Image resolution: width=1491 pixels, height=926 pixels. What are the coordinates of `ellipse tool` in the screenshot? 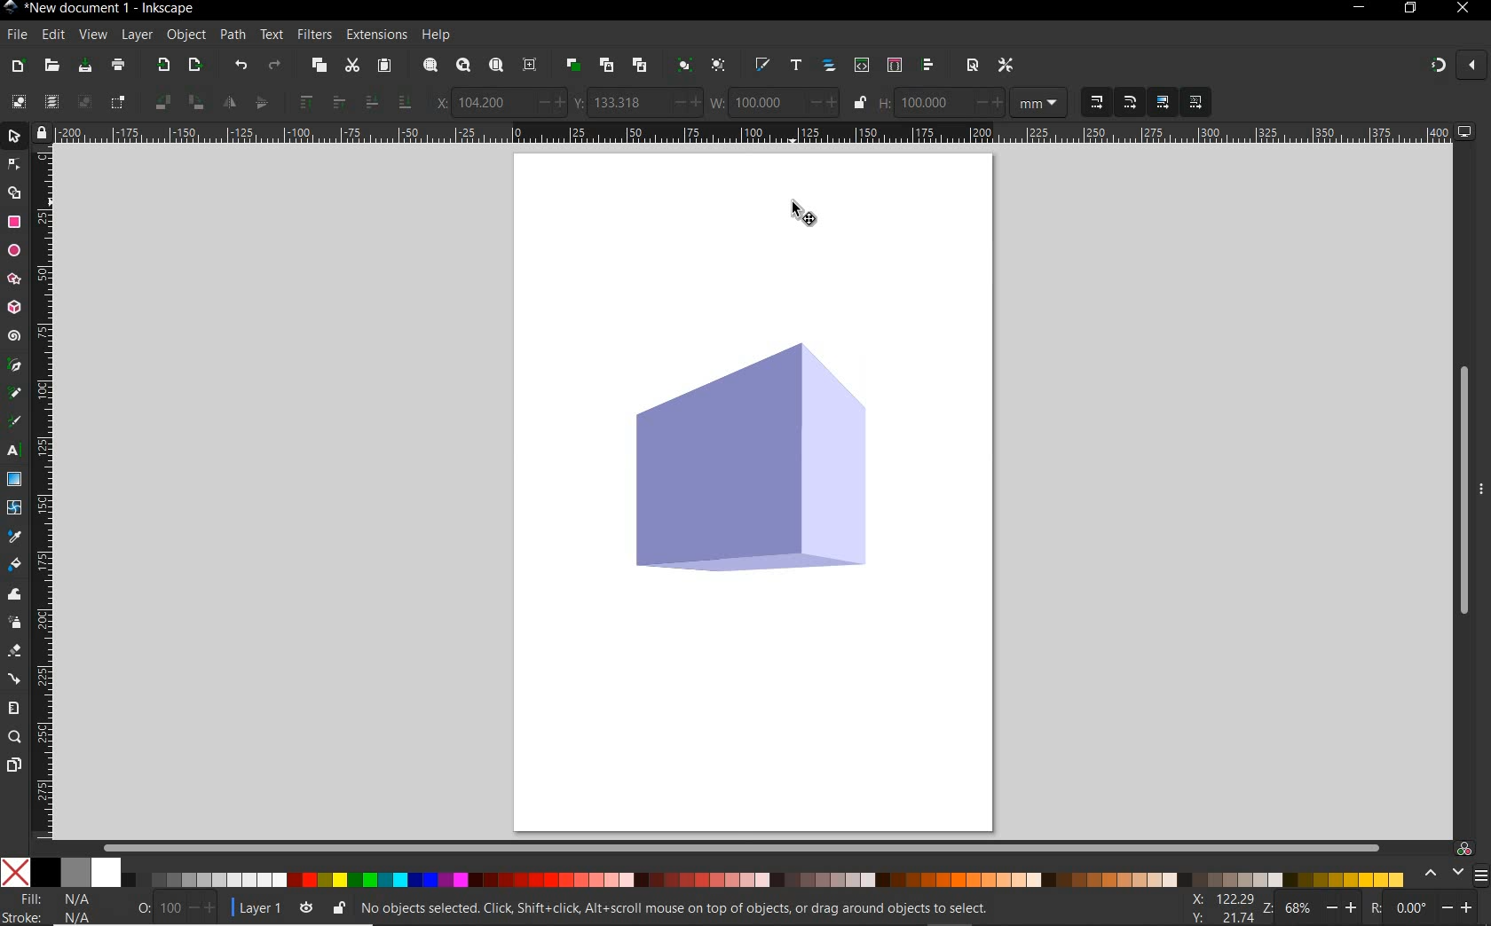 It's located at (13, 251).